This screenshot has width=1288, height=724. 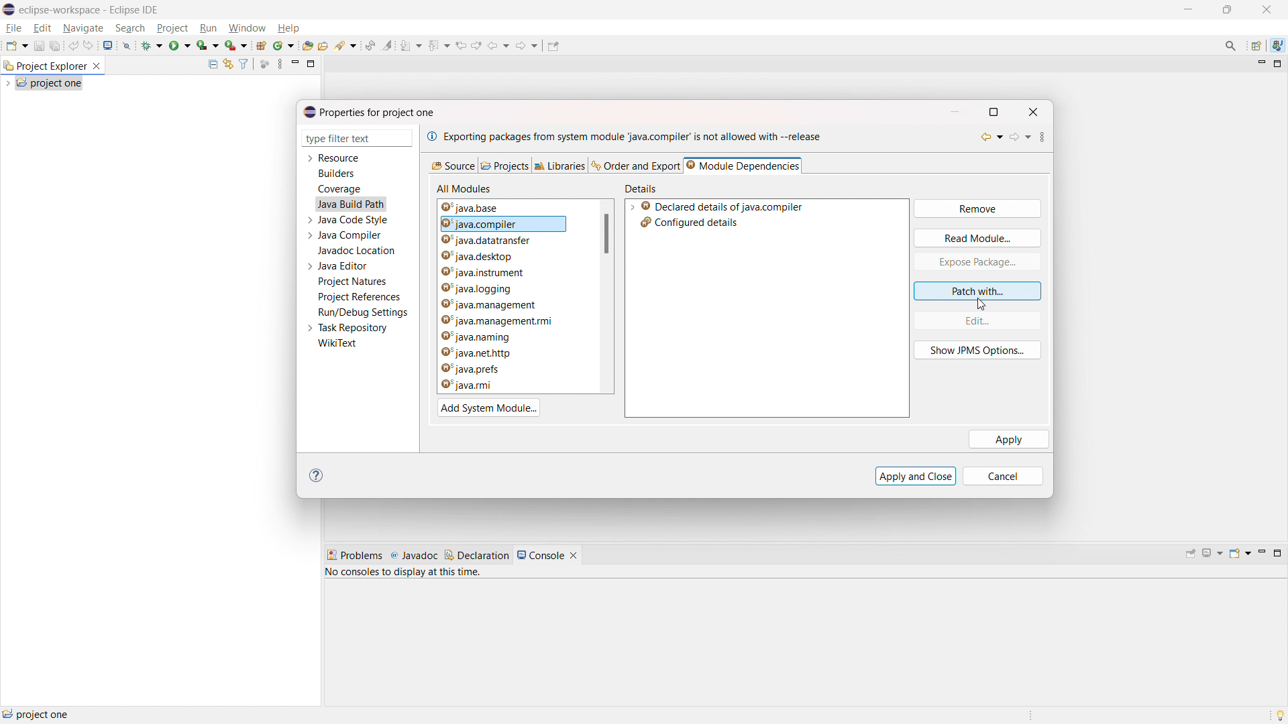 What do you see at coordinates (574, 556) in the screenshot?
I see `close console` at bounding box center [574, 556].